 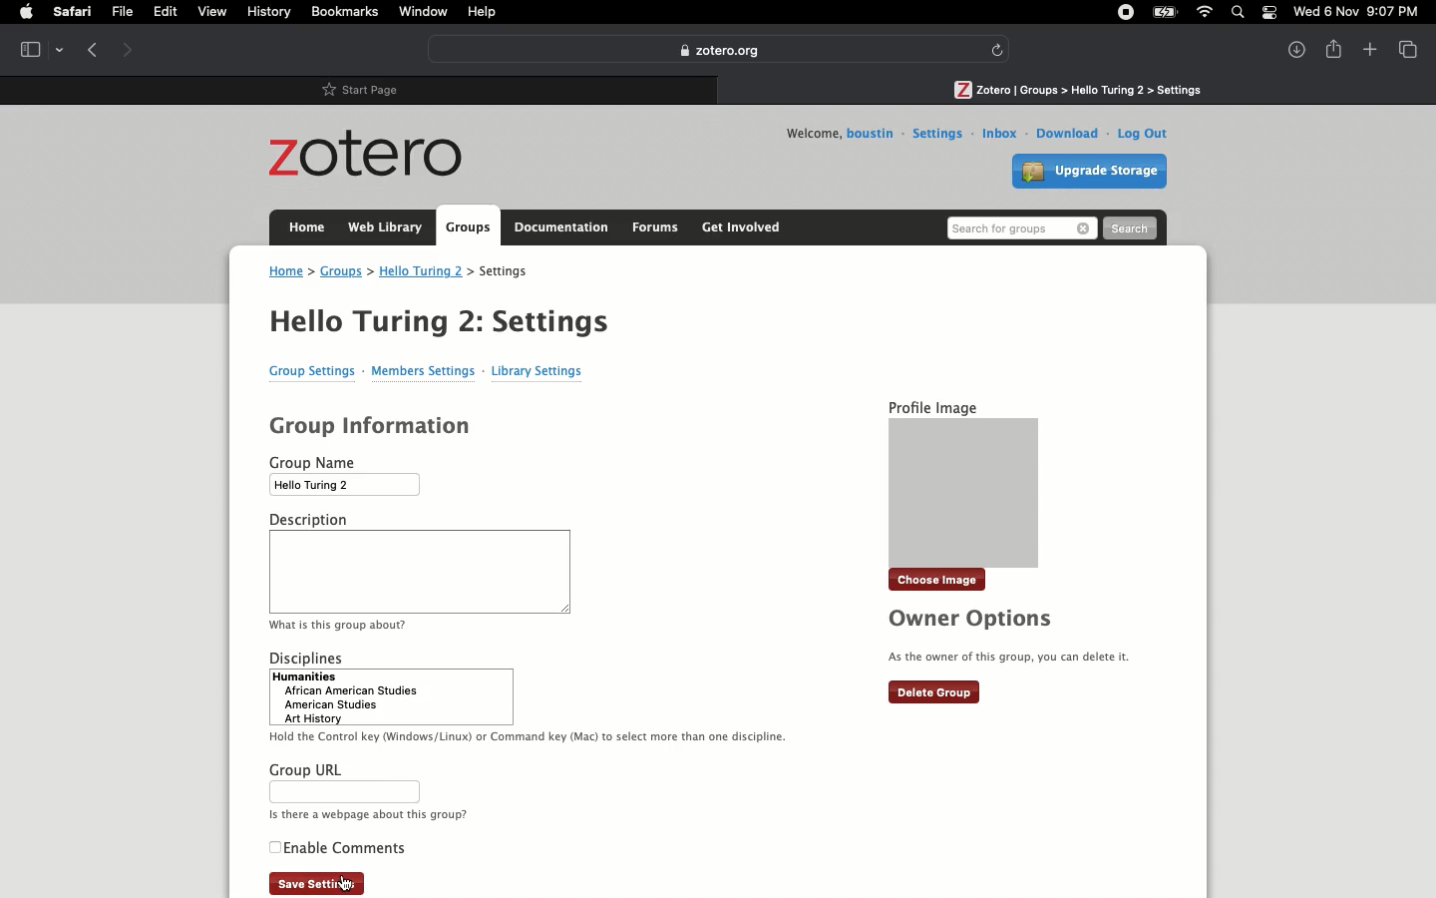 I want to click on Window, so click(x=423, y=11).